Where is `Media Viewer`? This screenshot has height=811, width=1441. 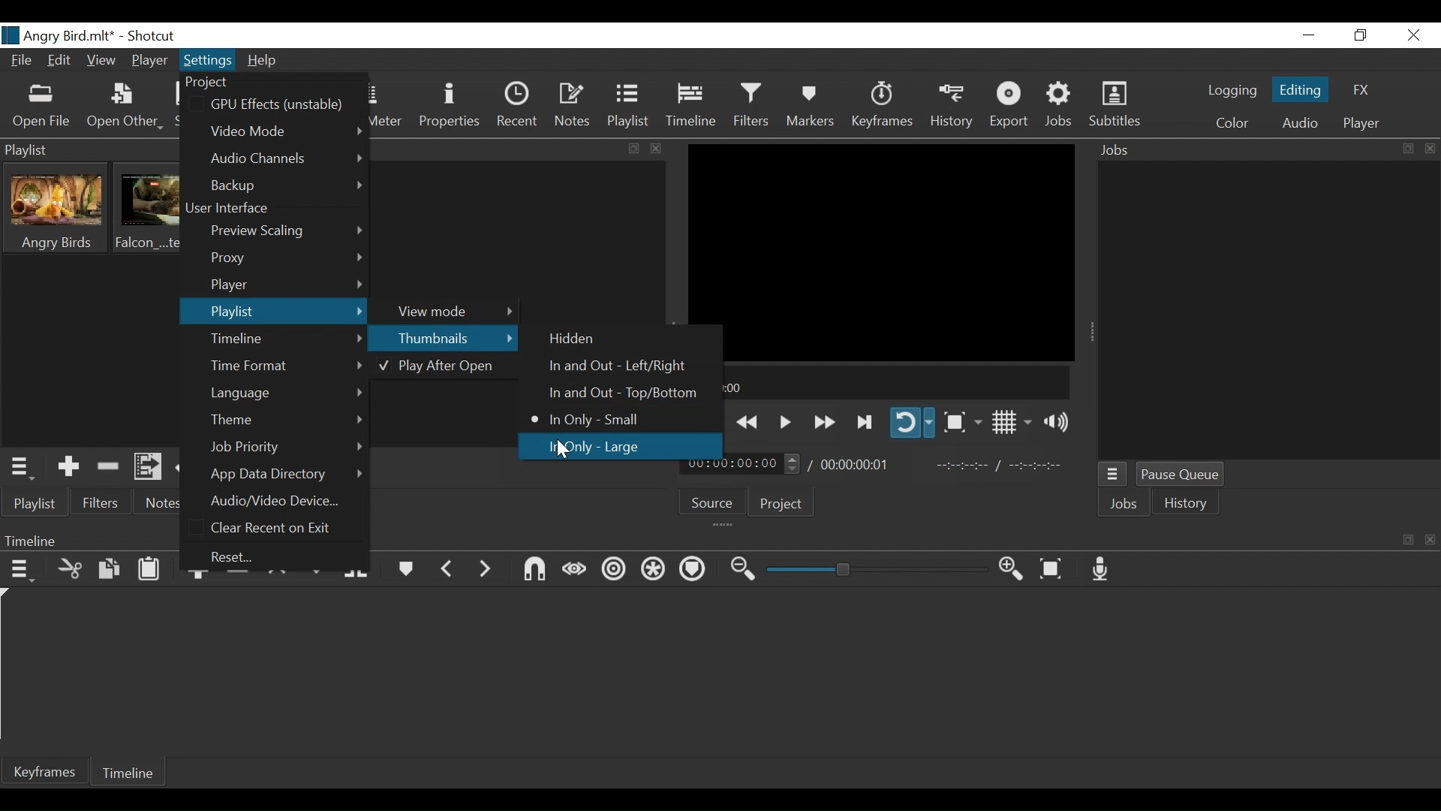 Media Viewer is located at coordinates (882, 252).